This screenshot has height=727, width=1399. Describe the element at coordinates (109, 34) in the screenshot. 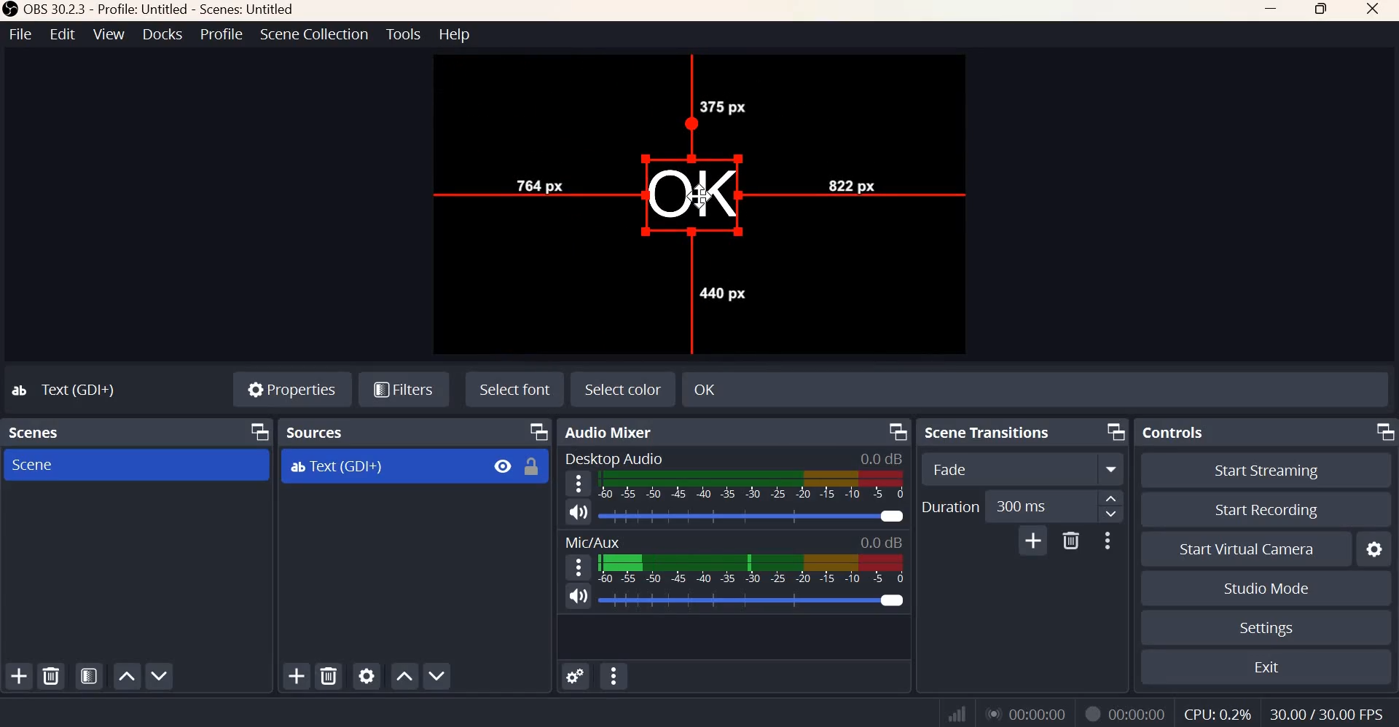

I see `View` at that location.